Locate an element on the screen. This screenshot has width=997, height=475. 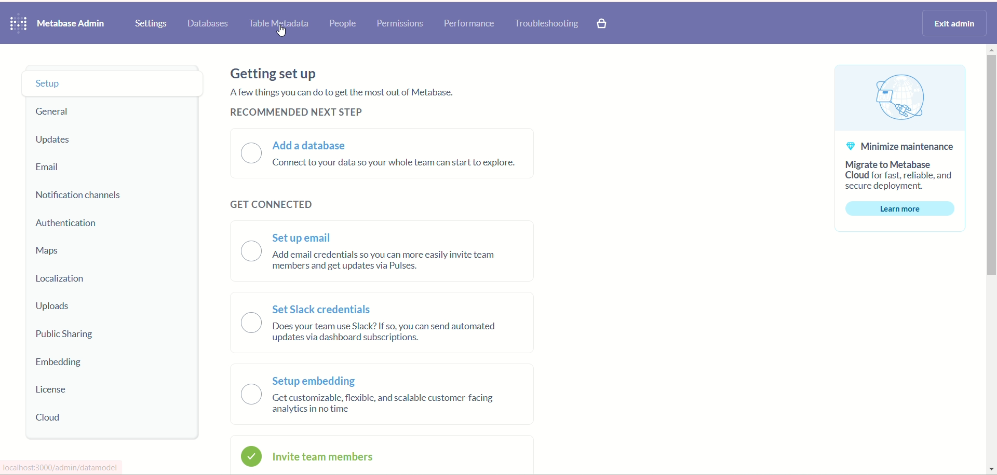
general is located at coordinates (54, 113).